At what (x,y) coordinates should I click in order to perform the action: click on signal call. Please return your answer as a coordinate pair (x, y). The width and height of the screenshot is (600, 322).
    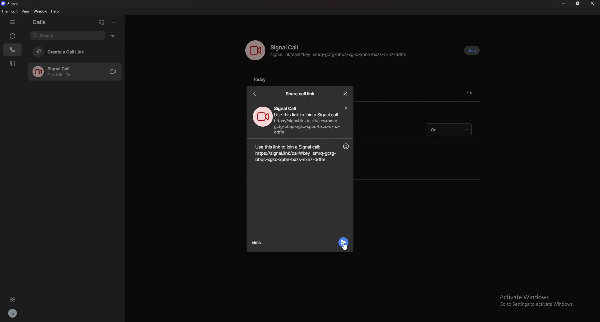
    Looking at the image, I should click on (286, 48).